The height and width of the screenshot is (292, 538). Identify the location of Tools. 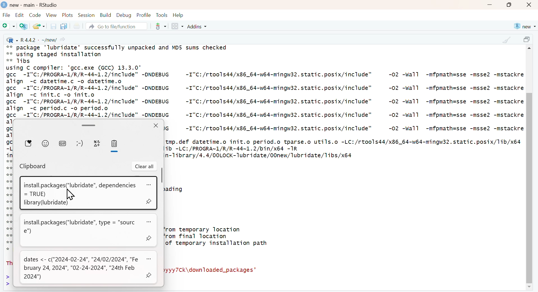
(162, 15).